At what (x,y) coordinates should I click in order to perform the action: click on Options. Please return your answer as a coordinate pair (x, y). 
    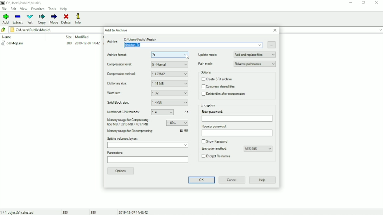
    Looking at the image, I should click on (121, 171).